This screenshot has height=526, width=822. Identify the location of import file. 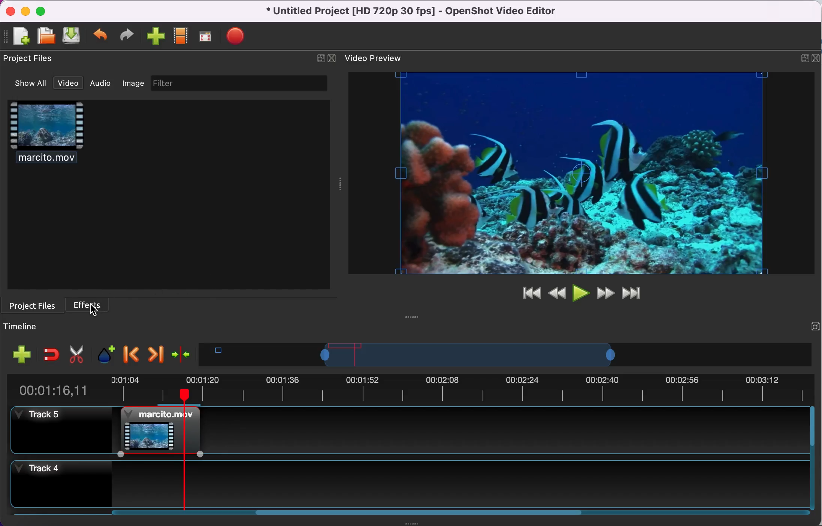
(155, 37).